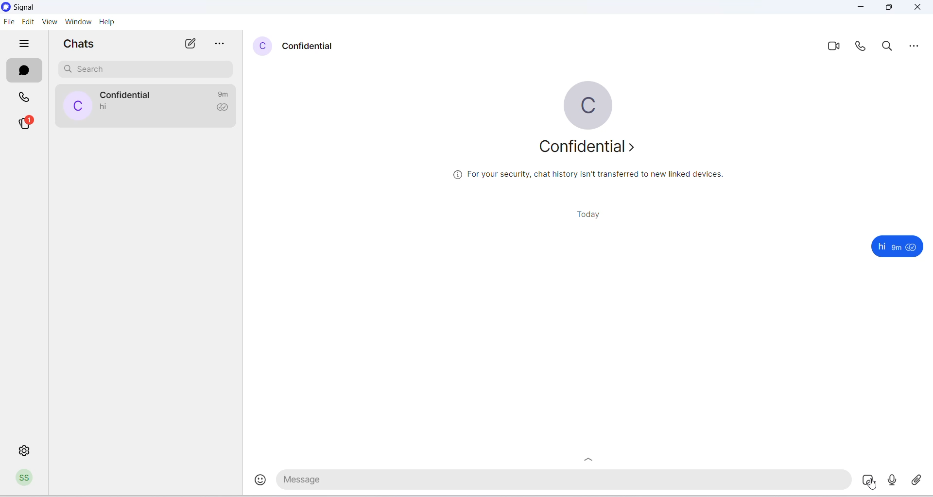 Image resolution: width=933 pixels, height=497 pixels. What do you see at coordinates (873, 487) in the screenshot?
I see `cursor` at bounding box center [873, 487].